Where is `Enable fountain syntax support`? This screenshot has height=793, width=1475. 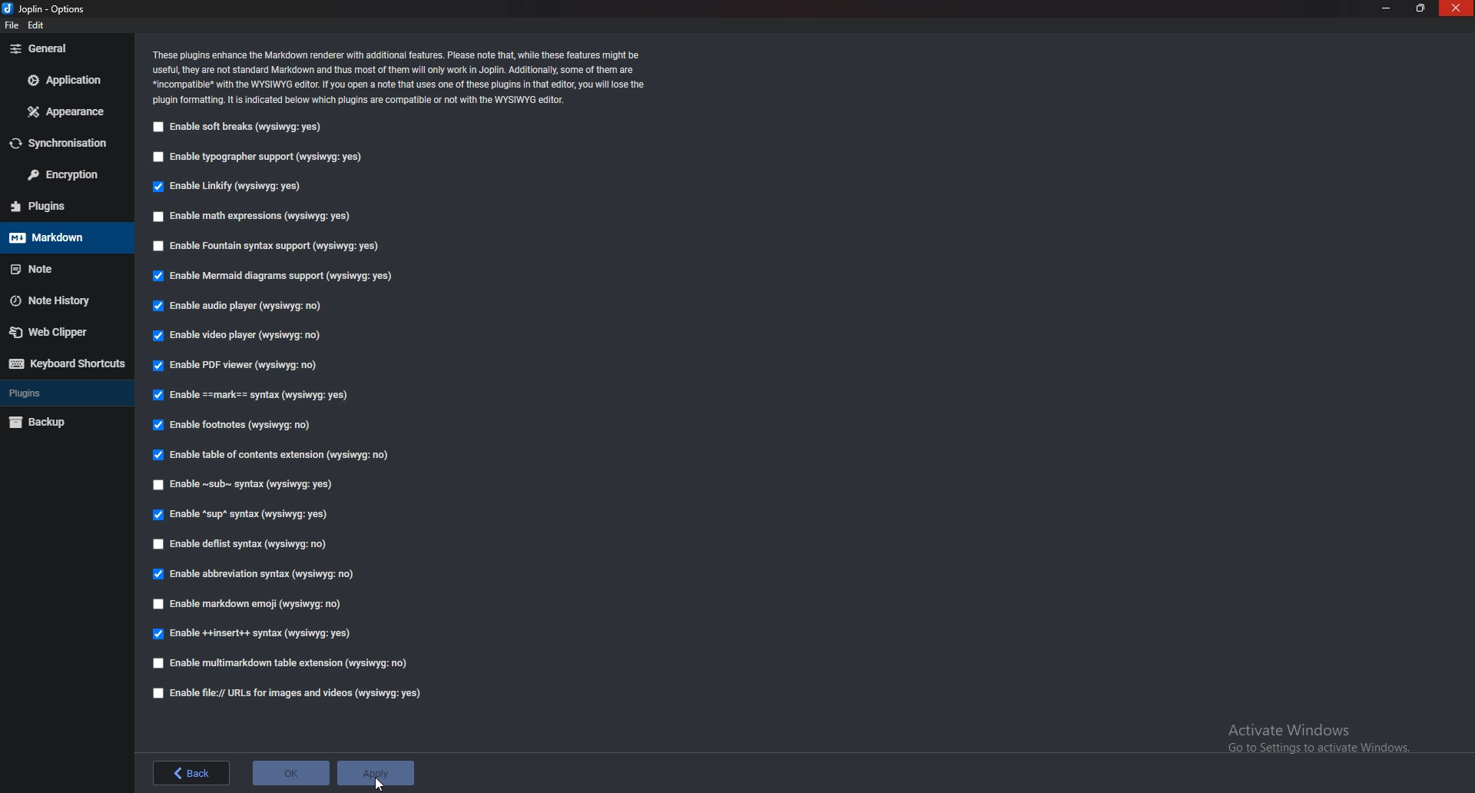
Enable fountain syntax support is located at coordinates (275, 246).